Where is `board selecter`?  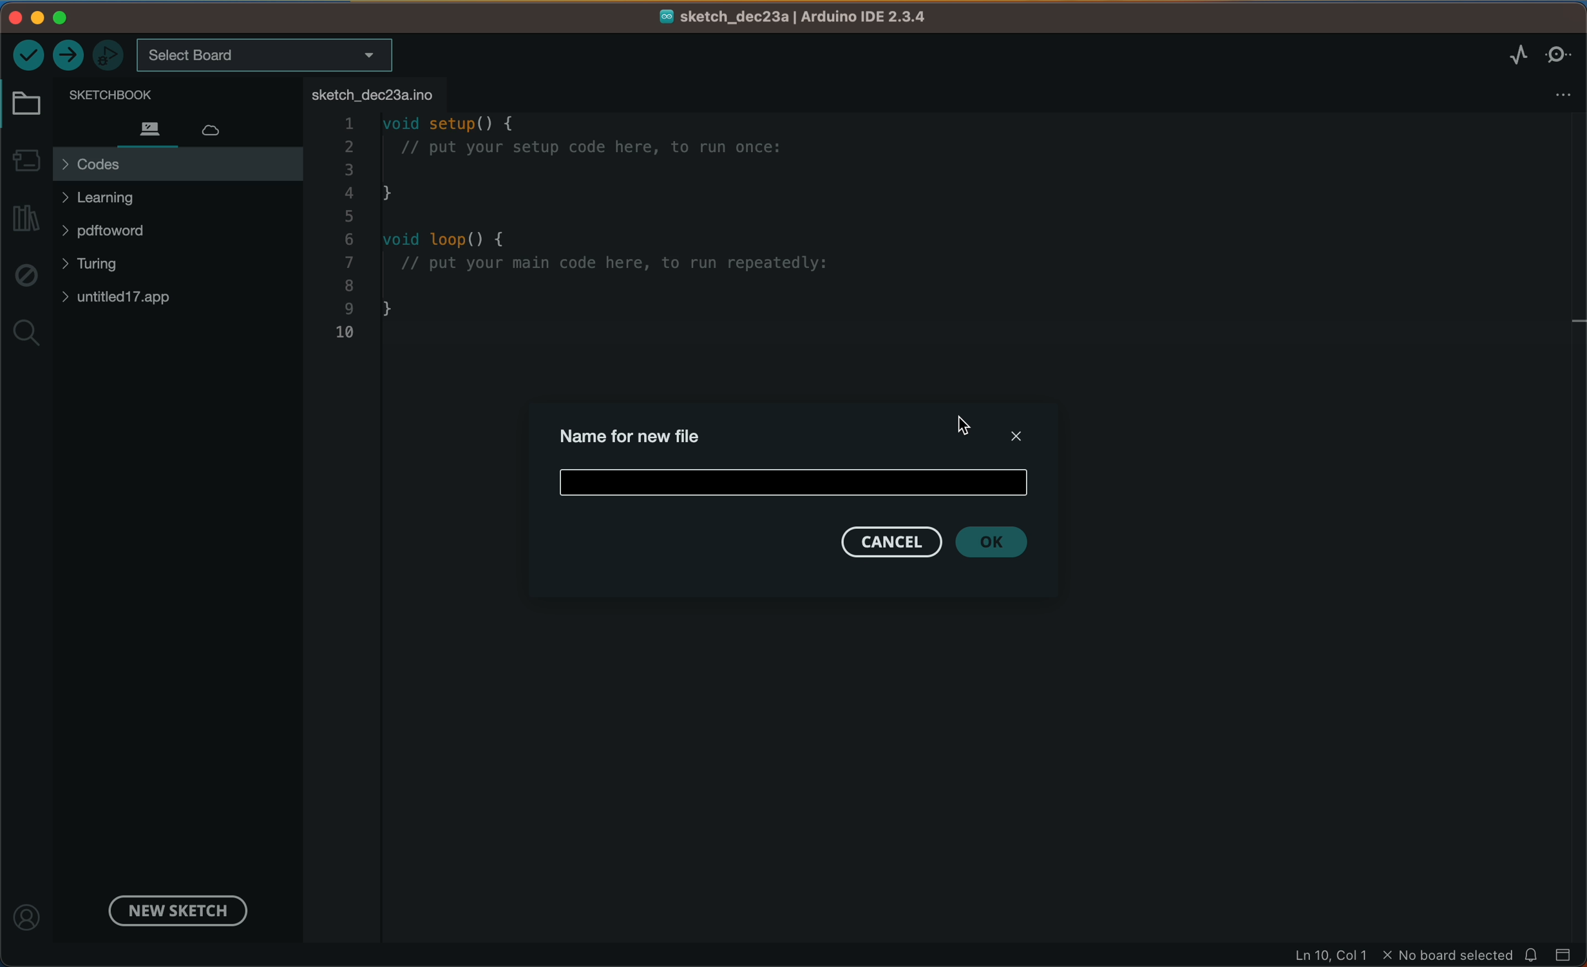 board selecter is located at coordinates (266, 56).